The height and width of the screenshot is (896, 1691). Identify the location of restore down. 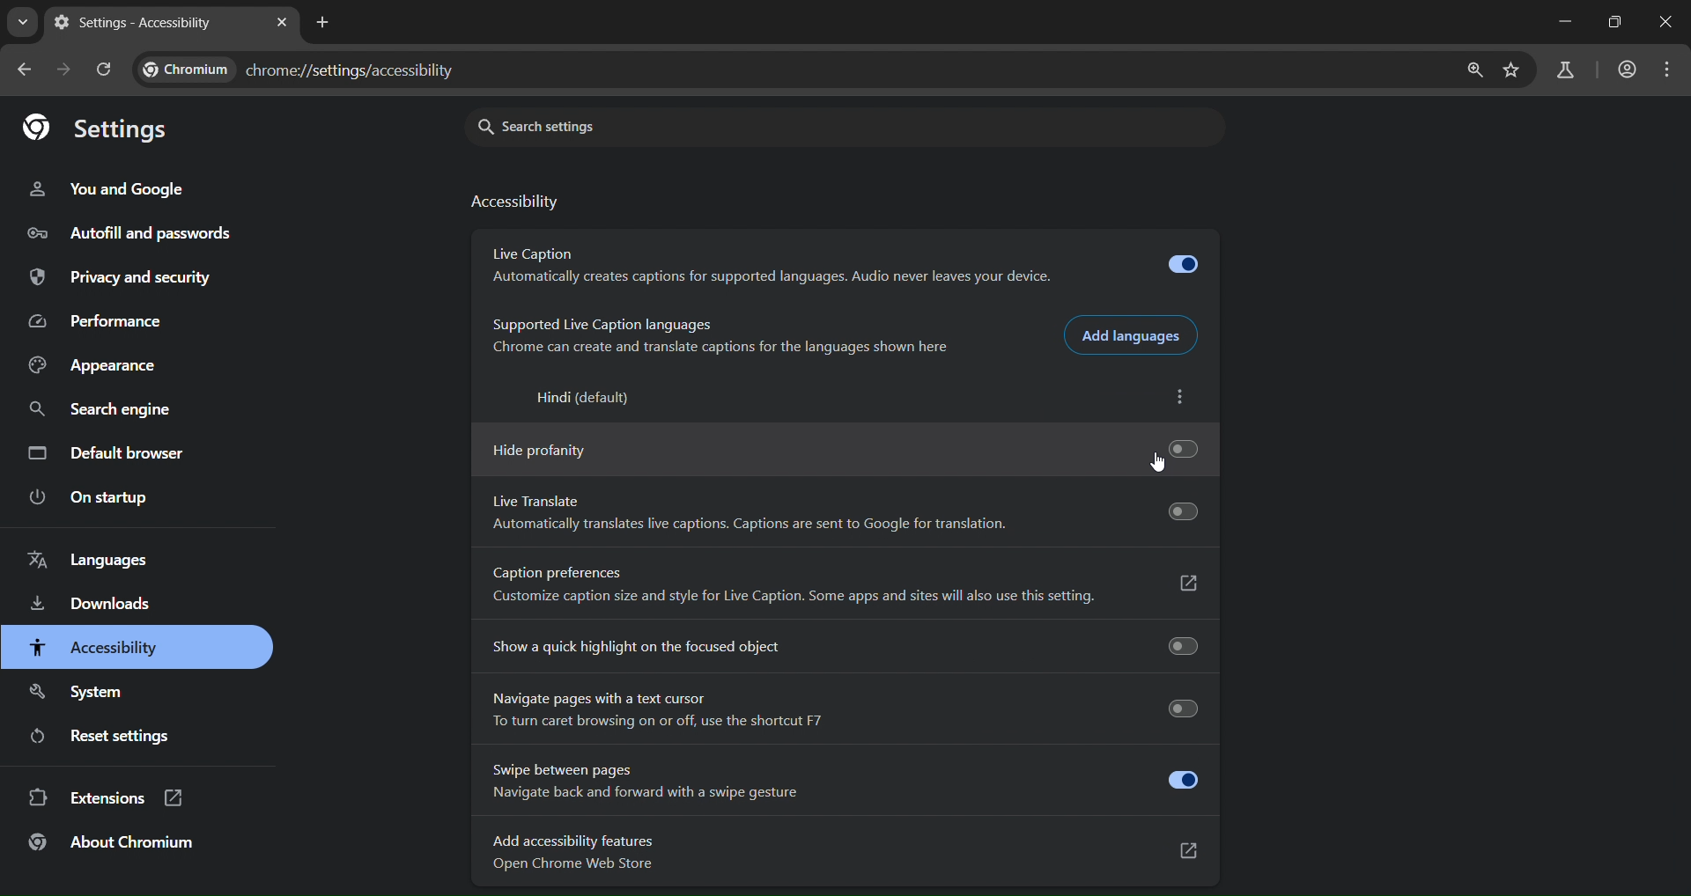
(1621, 20).